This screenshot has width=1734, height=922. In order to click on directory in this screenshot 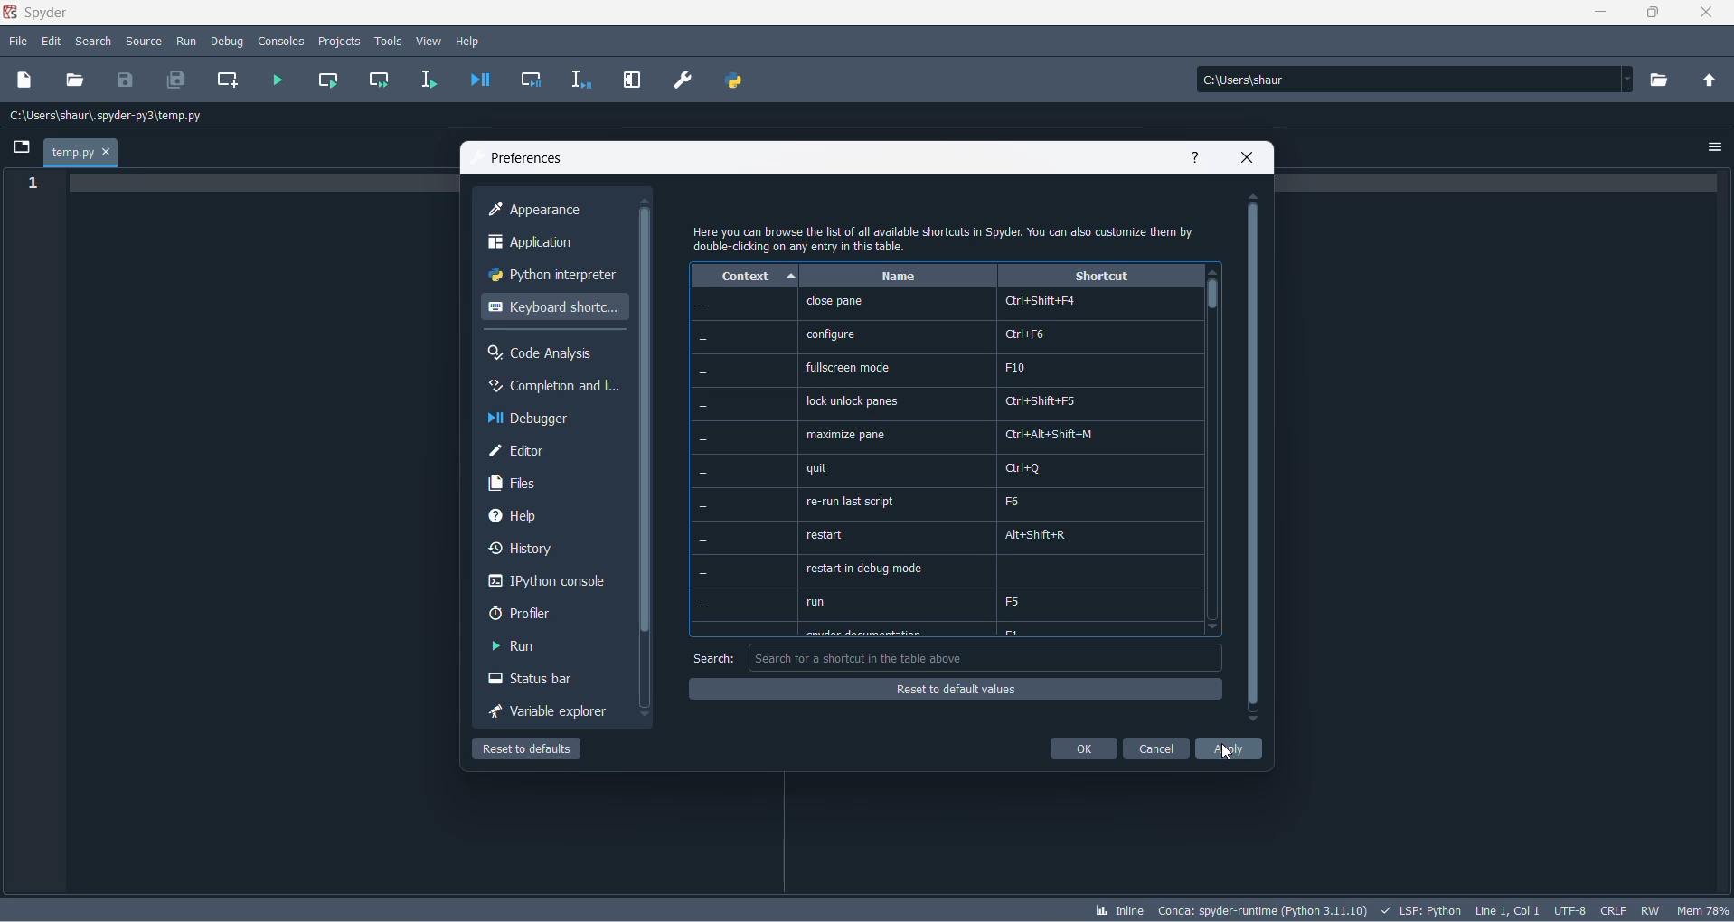, I will do `click(1663, 80)`.